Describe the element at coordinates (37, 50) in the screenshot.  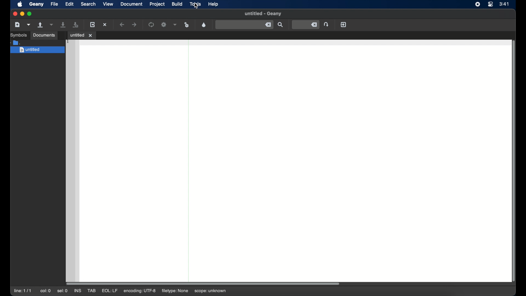
I see `untitled` at that location.